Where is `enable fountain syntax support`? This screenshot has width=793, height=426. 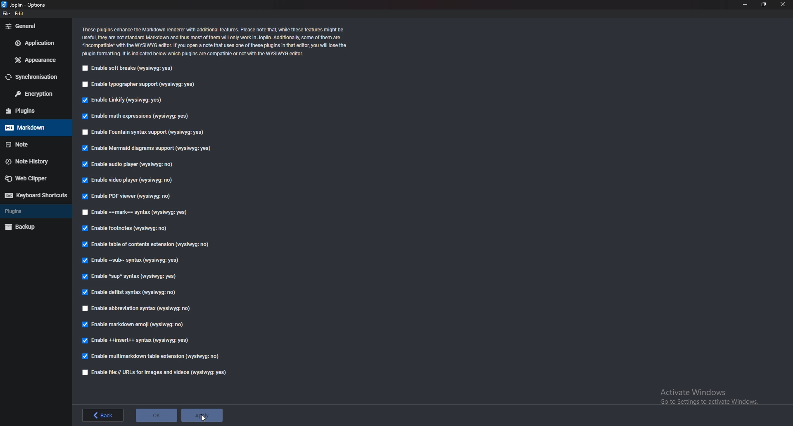
enable fountain syntax support is located at coordinates (145, 132).